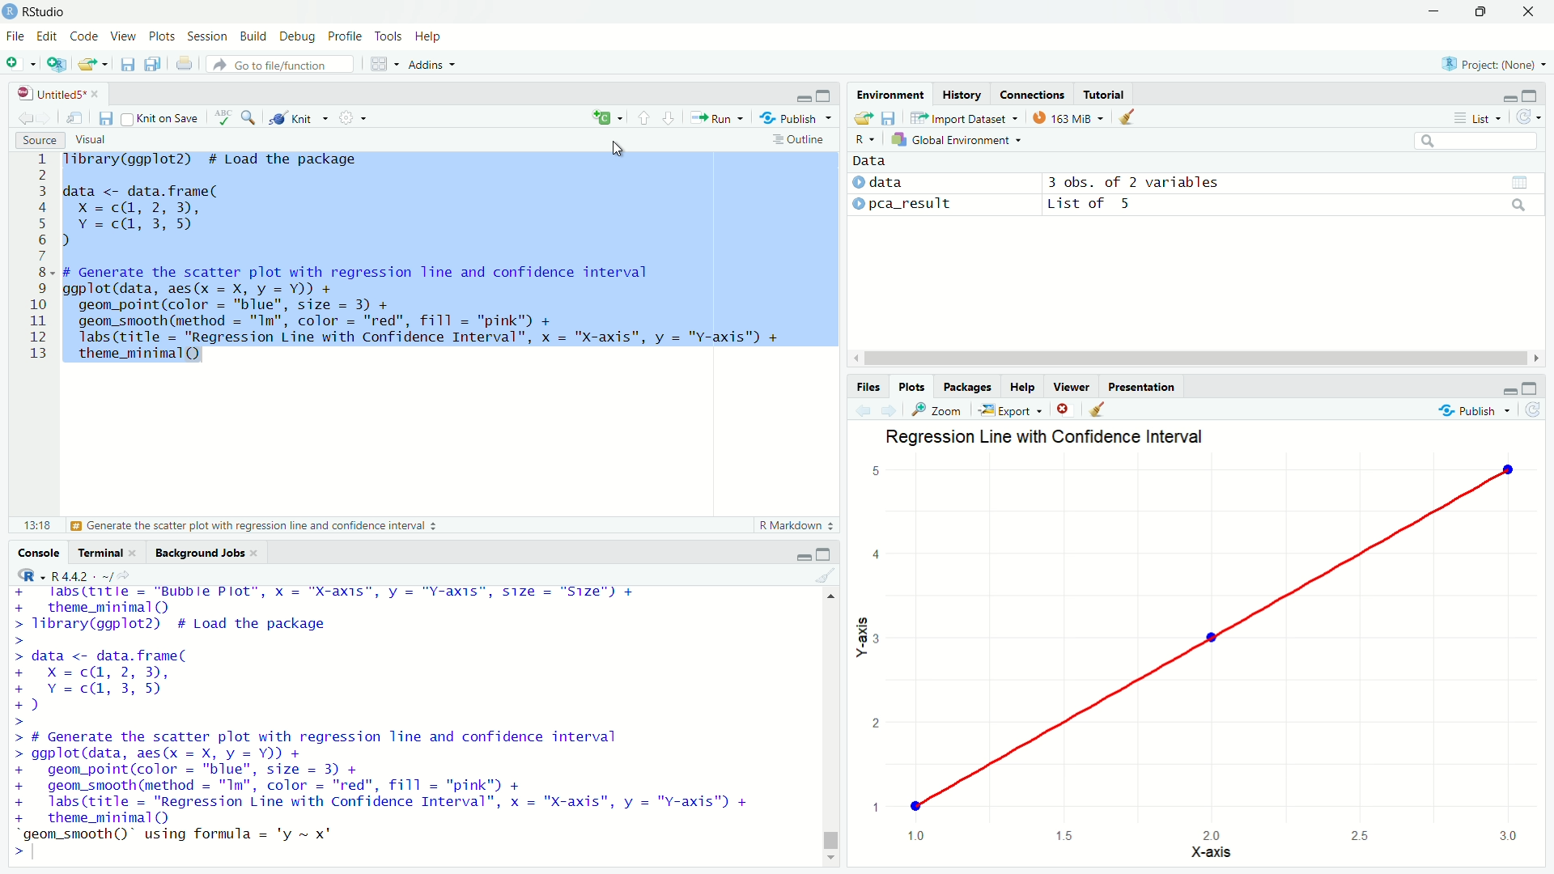  What do you see at coordinates (717, 117) in the screenshot?
I see `Run` at bounding box center [717, 117].